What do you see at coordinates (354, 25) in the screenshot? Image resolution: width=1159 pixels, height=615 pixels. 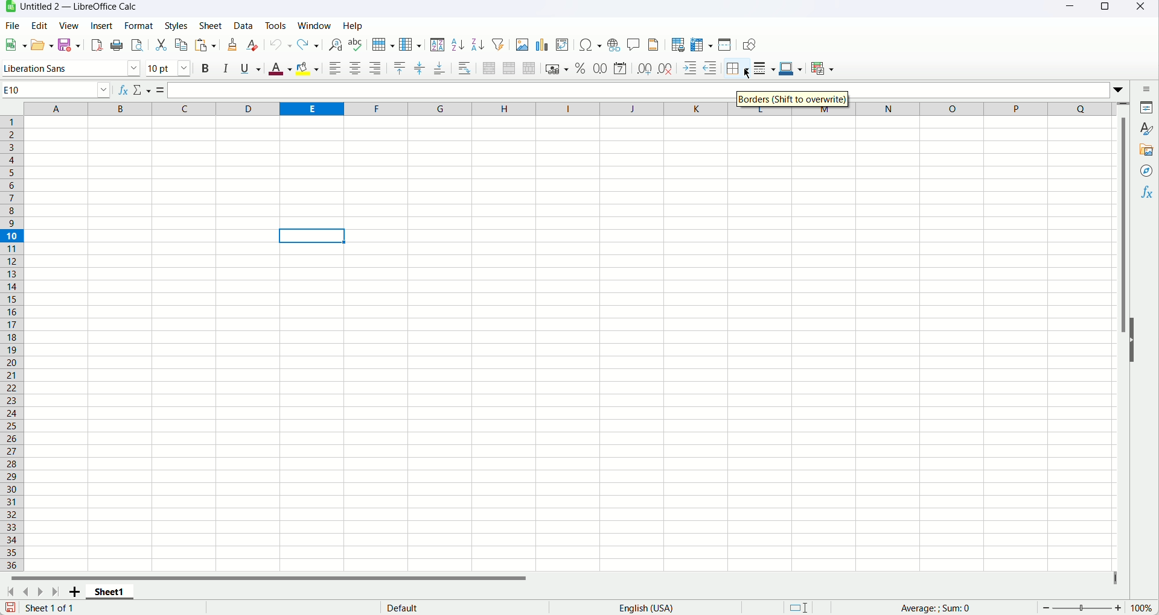 I see `Help` at bounding box center [354, 25].